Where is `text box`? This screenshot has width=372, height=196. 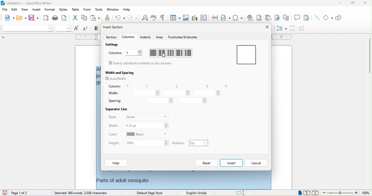
text box is located at coordinates (204, 17).